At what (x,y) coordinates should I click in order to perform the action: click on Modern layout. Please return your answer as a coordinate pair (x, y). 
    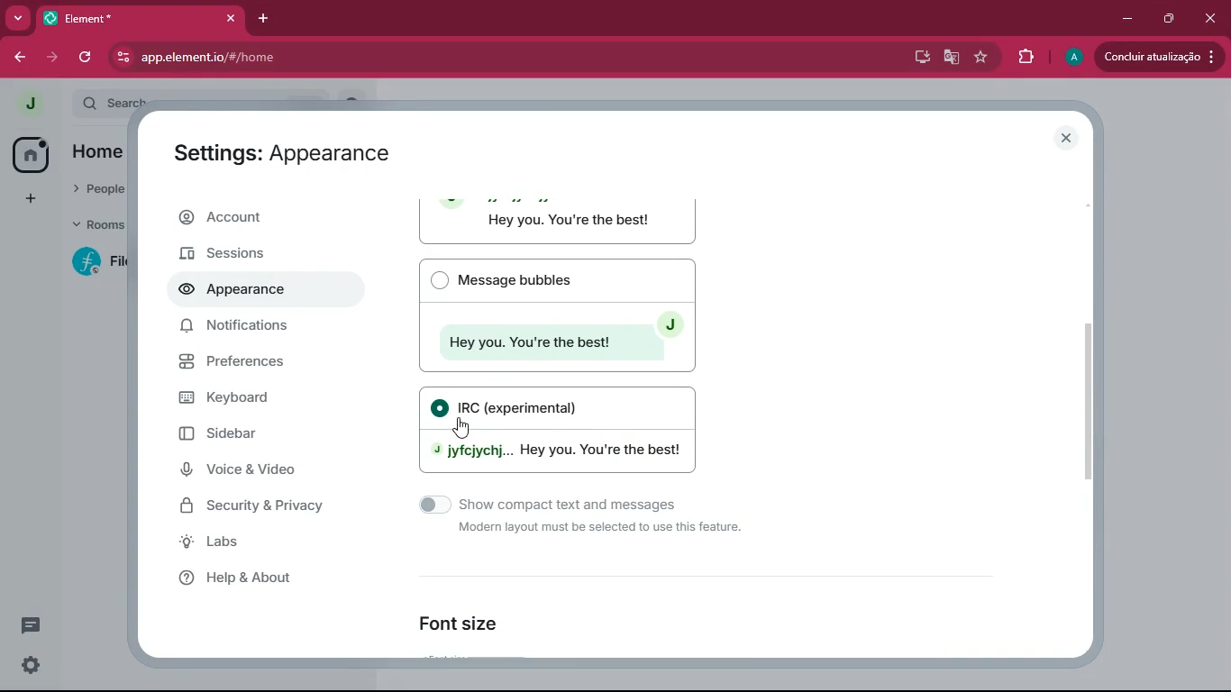
    Looking at the image, I should click on (560, 222).